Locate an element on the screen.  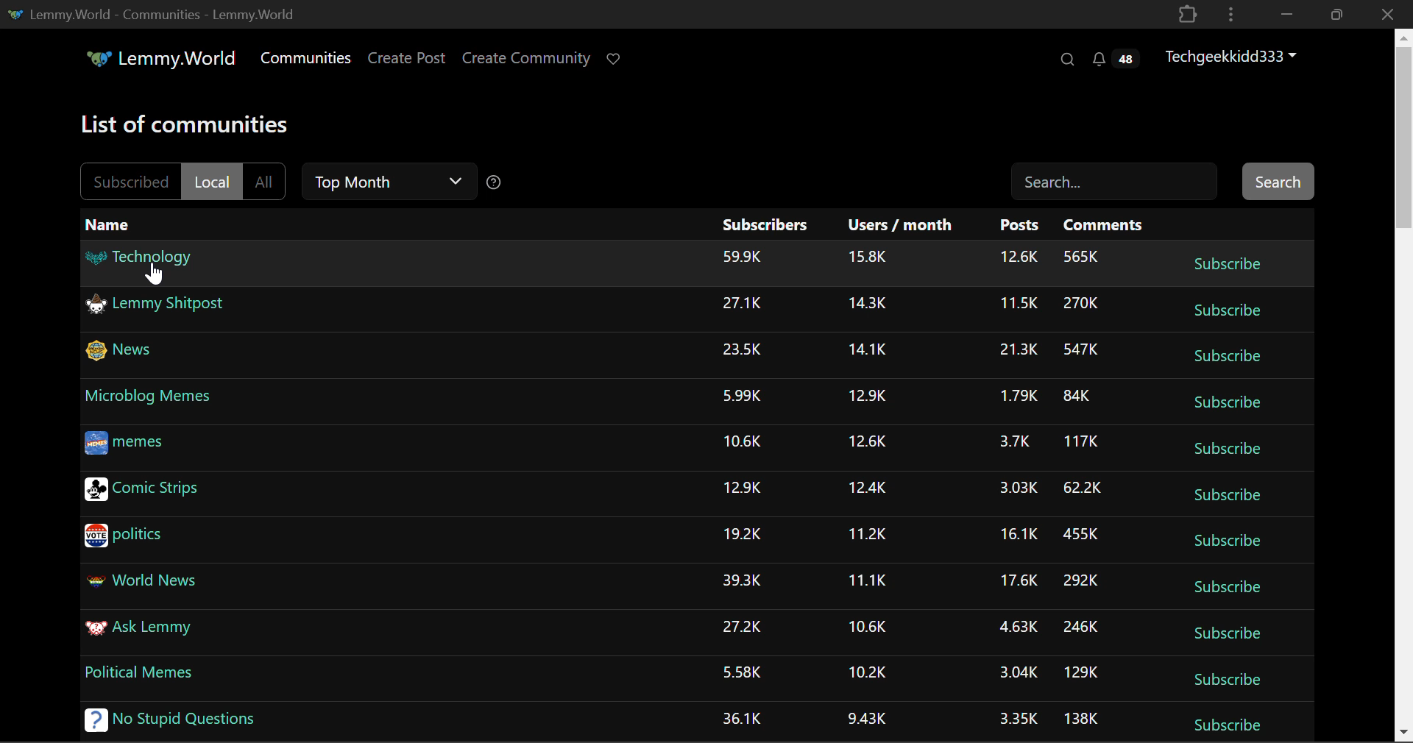
Amount  is located at coordinates (740, 673).